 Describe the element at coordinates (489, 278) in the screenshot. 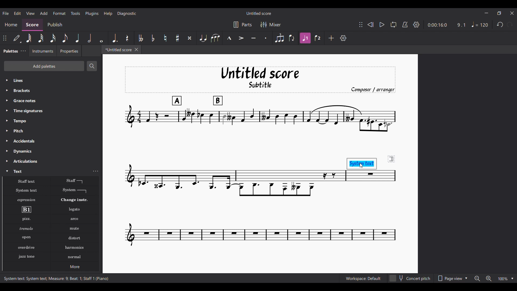

I see `Zoom in` at that location.